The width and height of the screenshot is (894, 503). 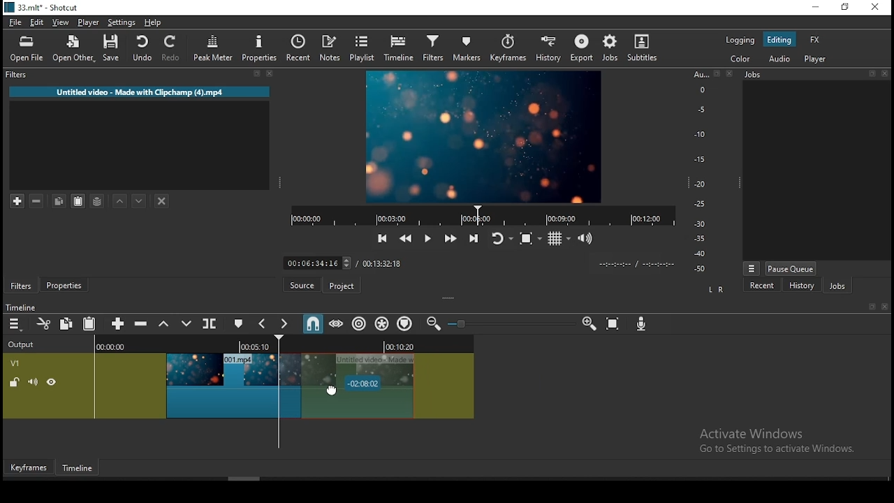 What do you see at coordinates (583, 48) in the screenshot?
I see `export` at bounding box center [583, 48].